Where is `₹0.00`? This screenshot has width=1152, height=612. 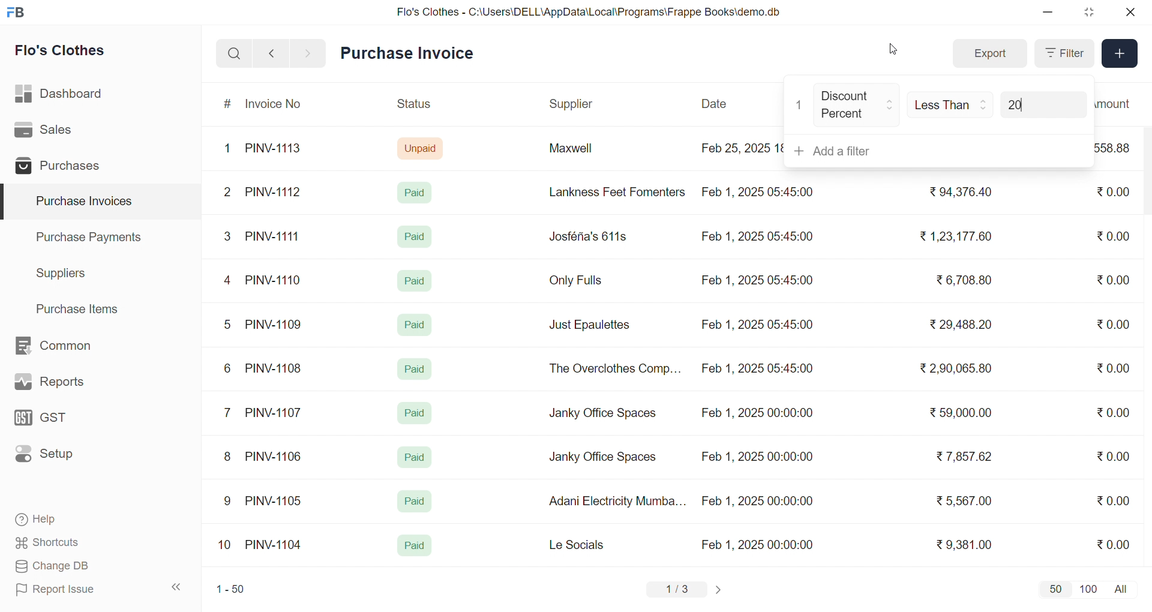
₹0.00 is located at coordinates (1106, 325).